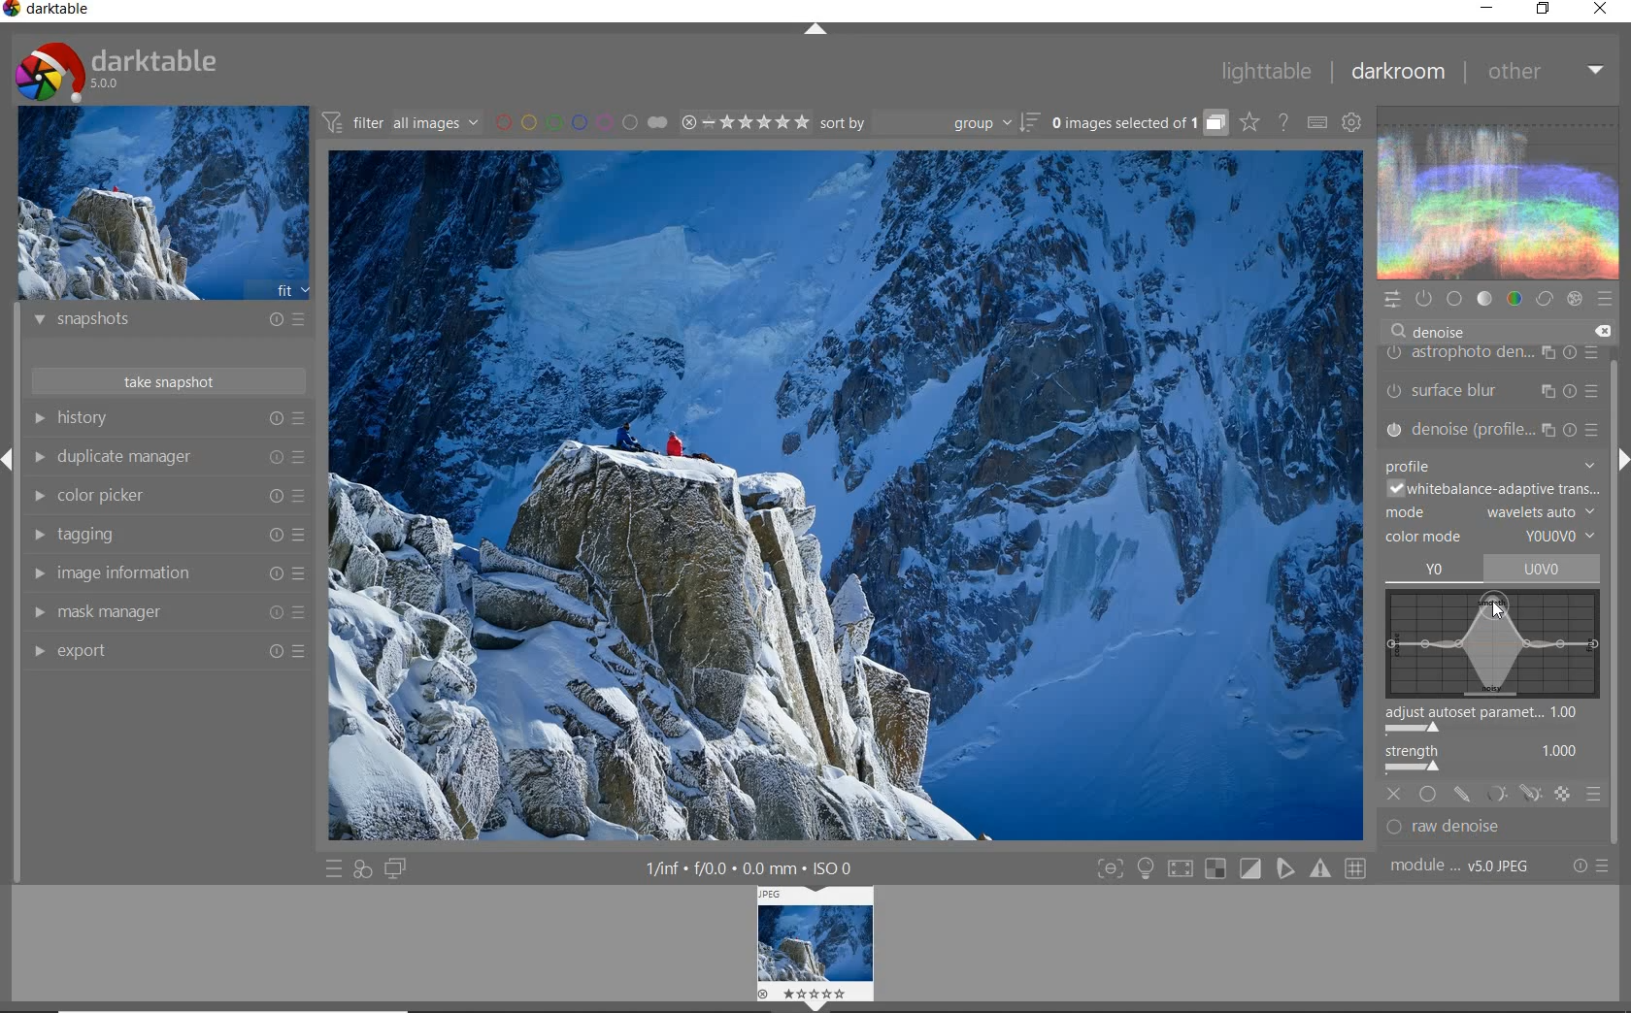 The width and height of the screenshot is (1631, 1013). What do you see at coordinates (1285, 124) in the screenshot?
I see `enable online help` at bounding box center [1285, 124].